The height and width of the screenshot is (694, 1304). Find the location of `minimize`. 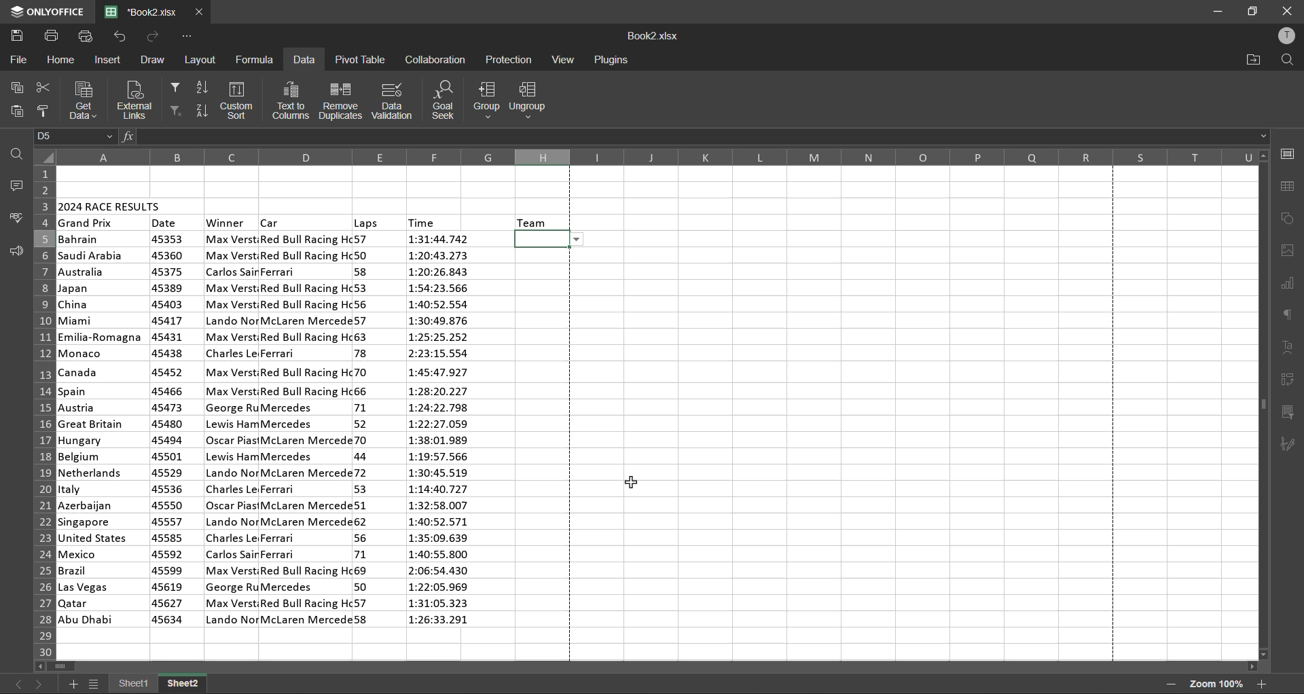

minimize is located at coordinates (1217, 12).